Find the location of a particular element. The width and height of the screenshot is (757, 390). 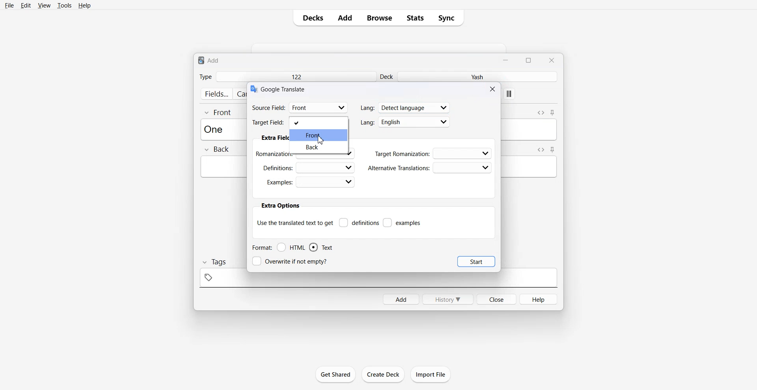

Text is located at coordinates (209, 60).